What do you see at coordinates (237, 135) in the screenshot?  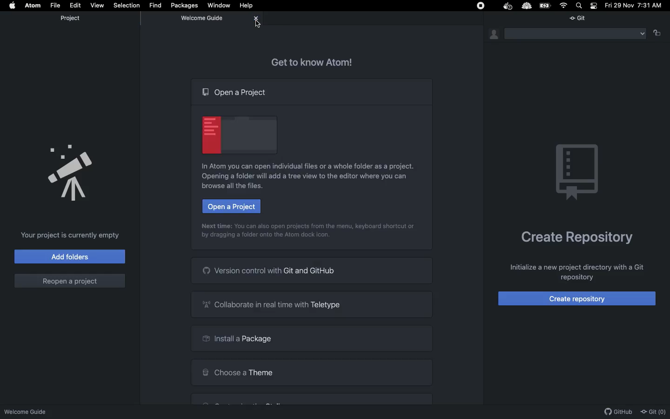 I see `Screen` at bounding box center [237, 135].